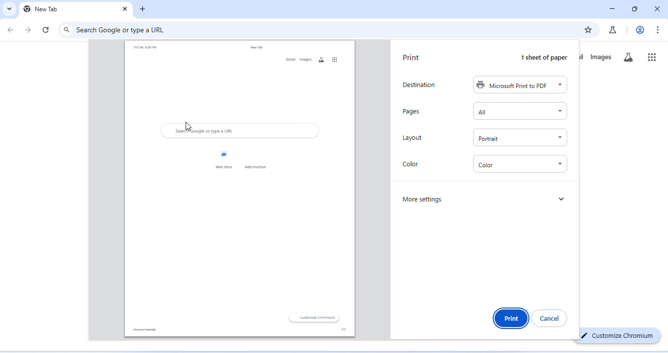 This screenshot has height=353, width=668. Describe the element at coordinates (541, 58) in the screenshot. I see `1 sheet of paper` at that location.